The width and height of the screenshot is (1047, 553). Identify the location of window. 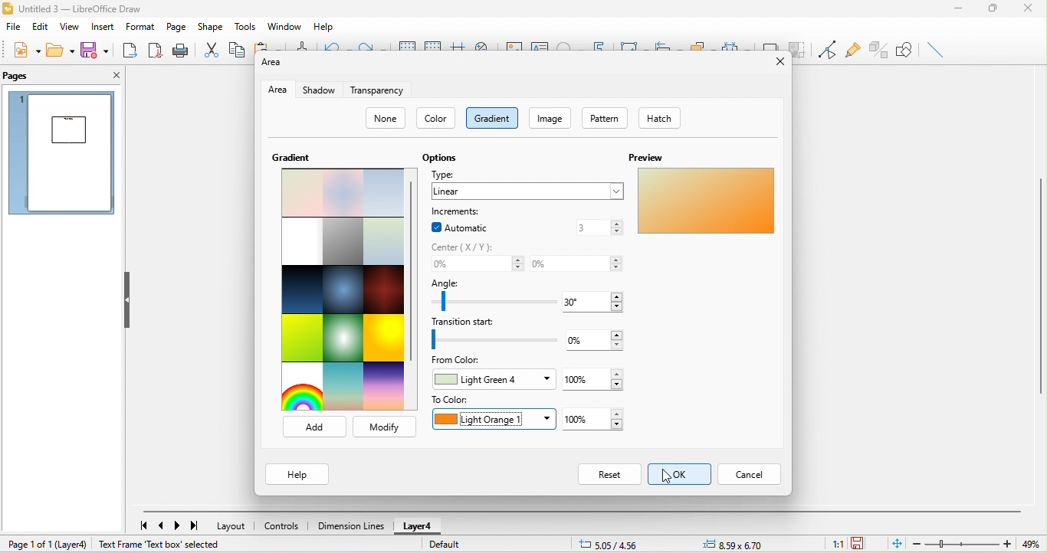
(282, 26).